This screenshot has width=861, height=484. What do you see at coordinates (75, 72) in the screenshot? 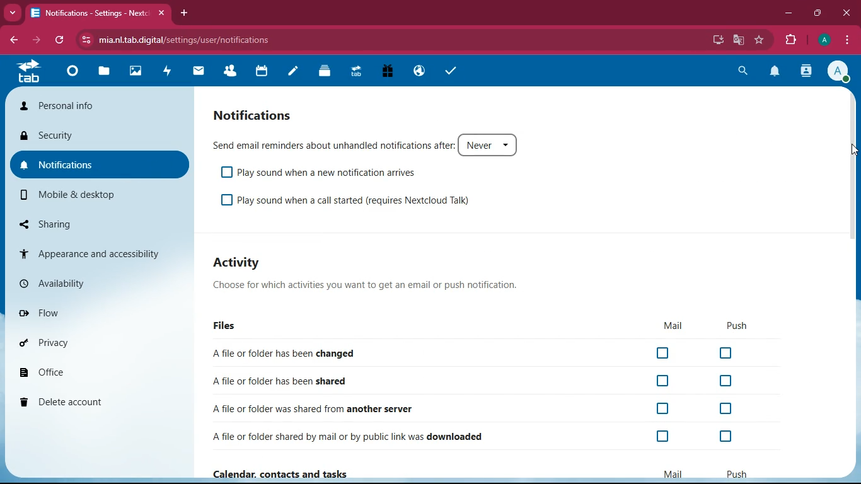
I see `Dashboard` at bounding box center [75, 72].